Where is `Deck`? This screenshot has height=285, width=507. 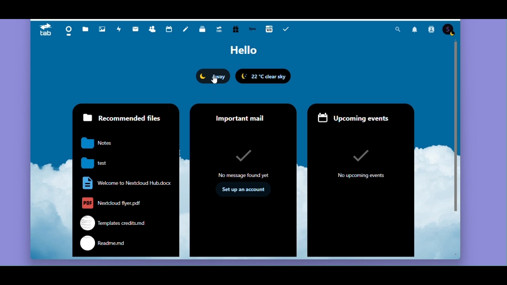 Deck is located at coordinates (203, 30).